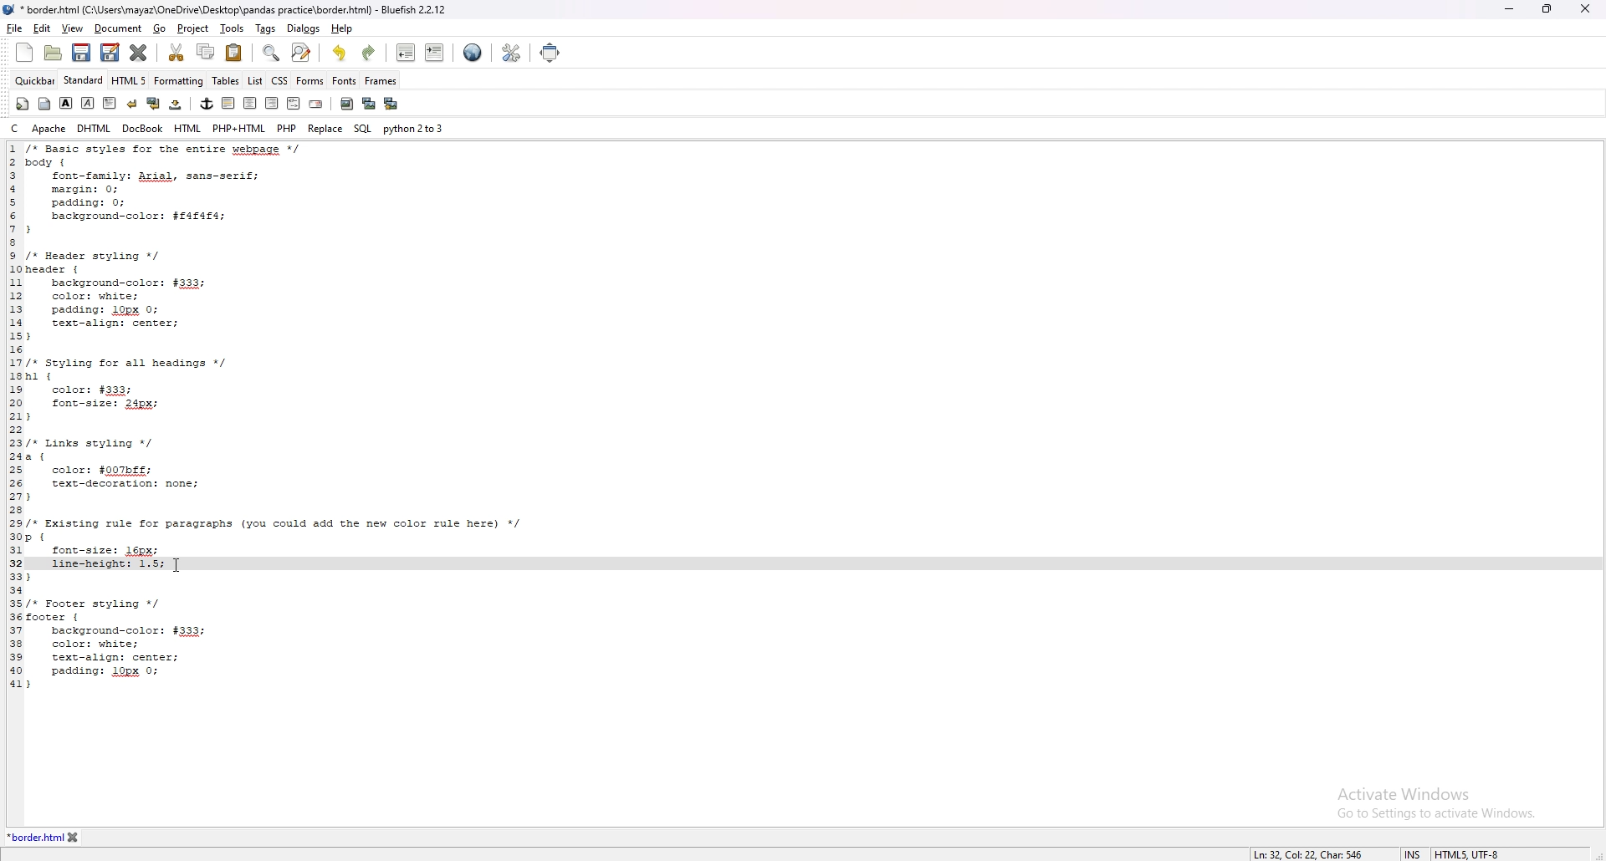 The height and width of the screenshot is (861, 1606). What do you see at coordinates (161, 562) in the screenshot?
I see `chosen line` at bounding box center [161, 562].